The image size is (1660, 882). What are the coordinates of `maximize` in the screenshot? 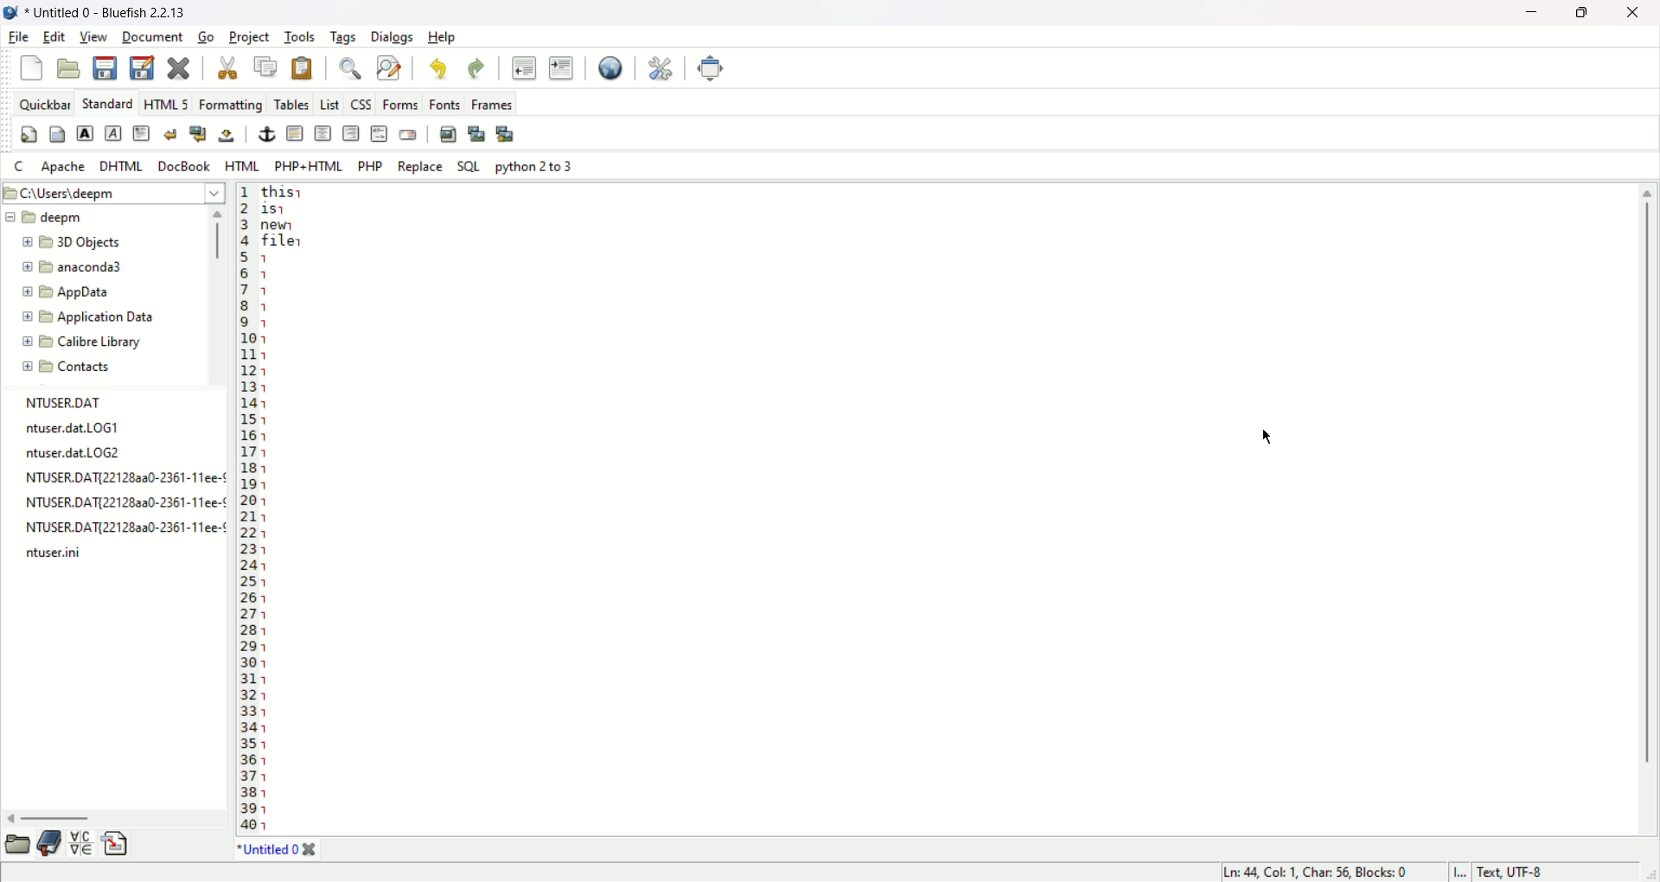 It's located at (1586, 12).